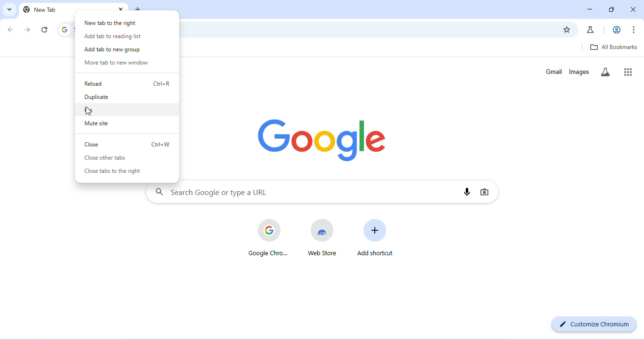  What do you see at coordinates (46, 30) in the screenshot?
I see `refresh` at bounding box center [46, 30].